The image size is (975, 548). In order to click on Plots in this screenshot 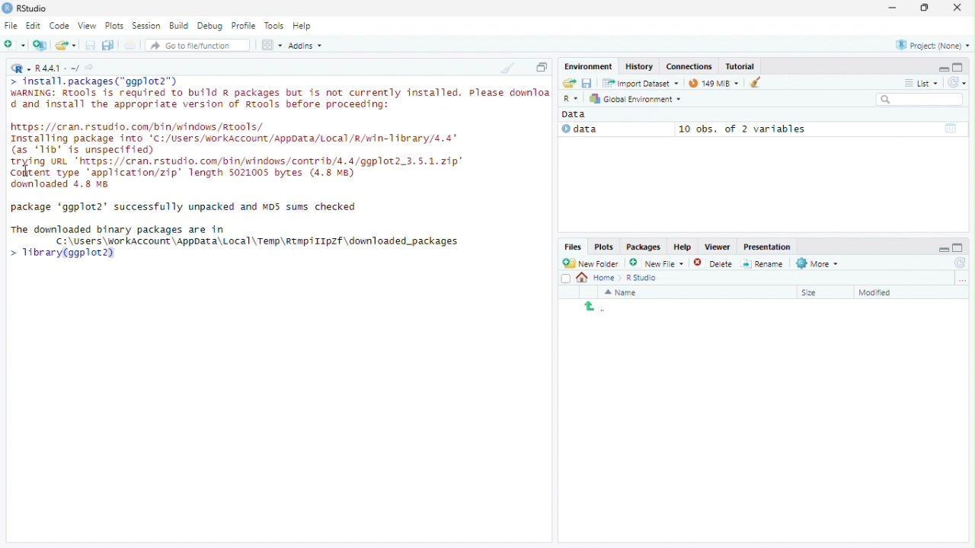, I will do `click(603, 247)`.